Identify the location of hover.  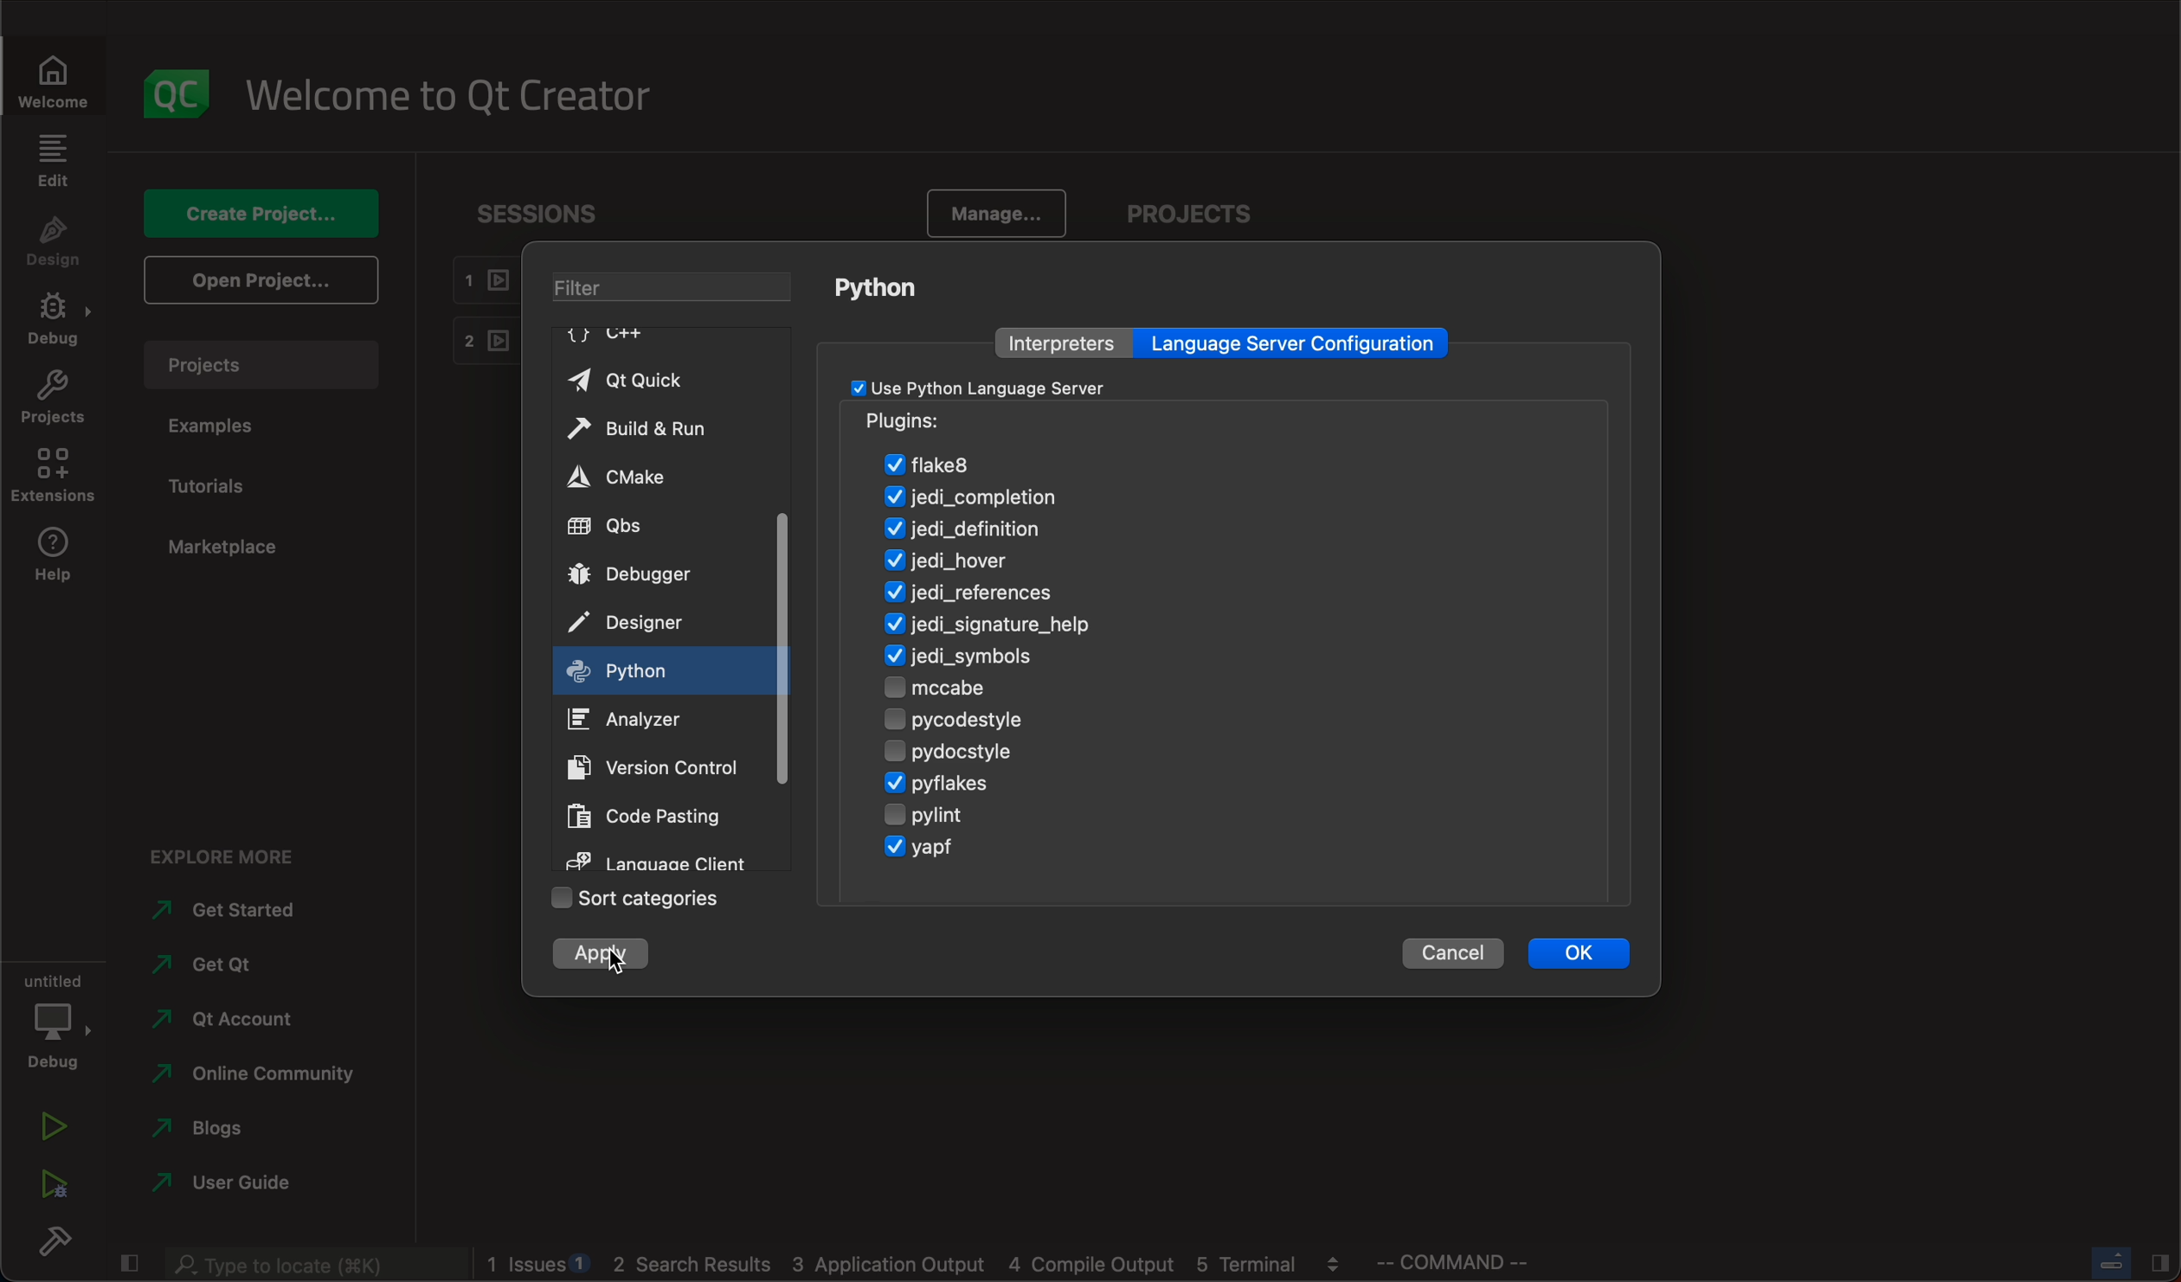
(969, 559).